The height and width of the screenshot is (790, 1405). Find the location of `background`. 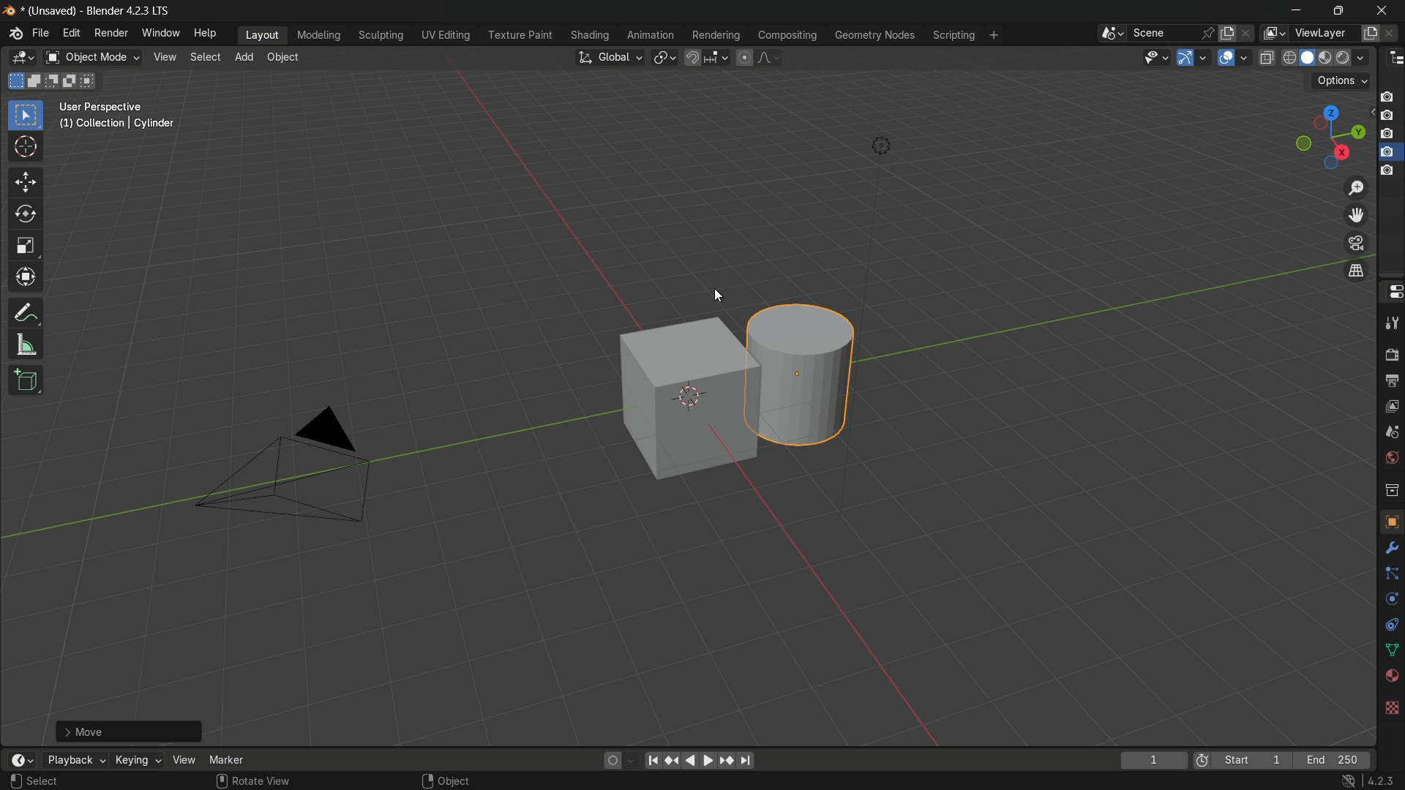

background is located at coordinates (1391, 709).